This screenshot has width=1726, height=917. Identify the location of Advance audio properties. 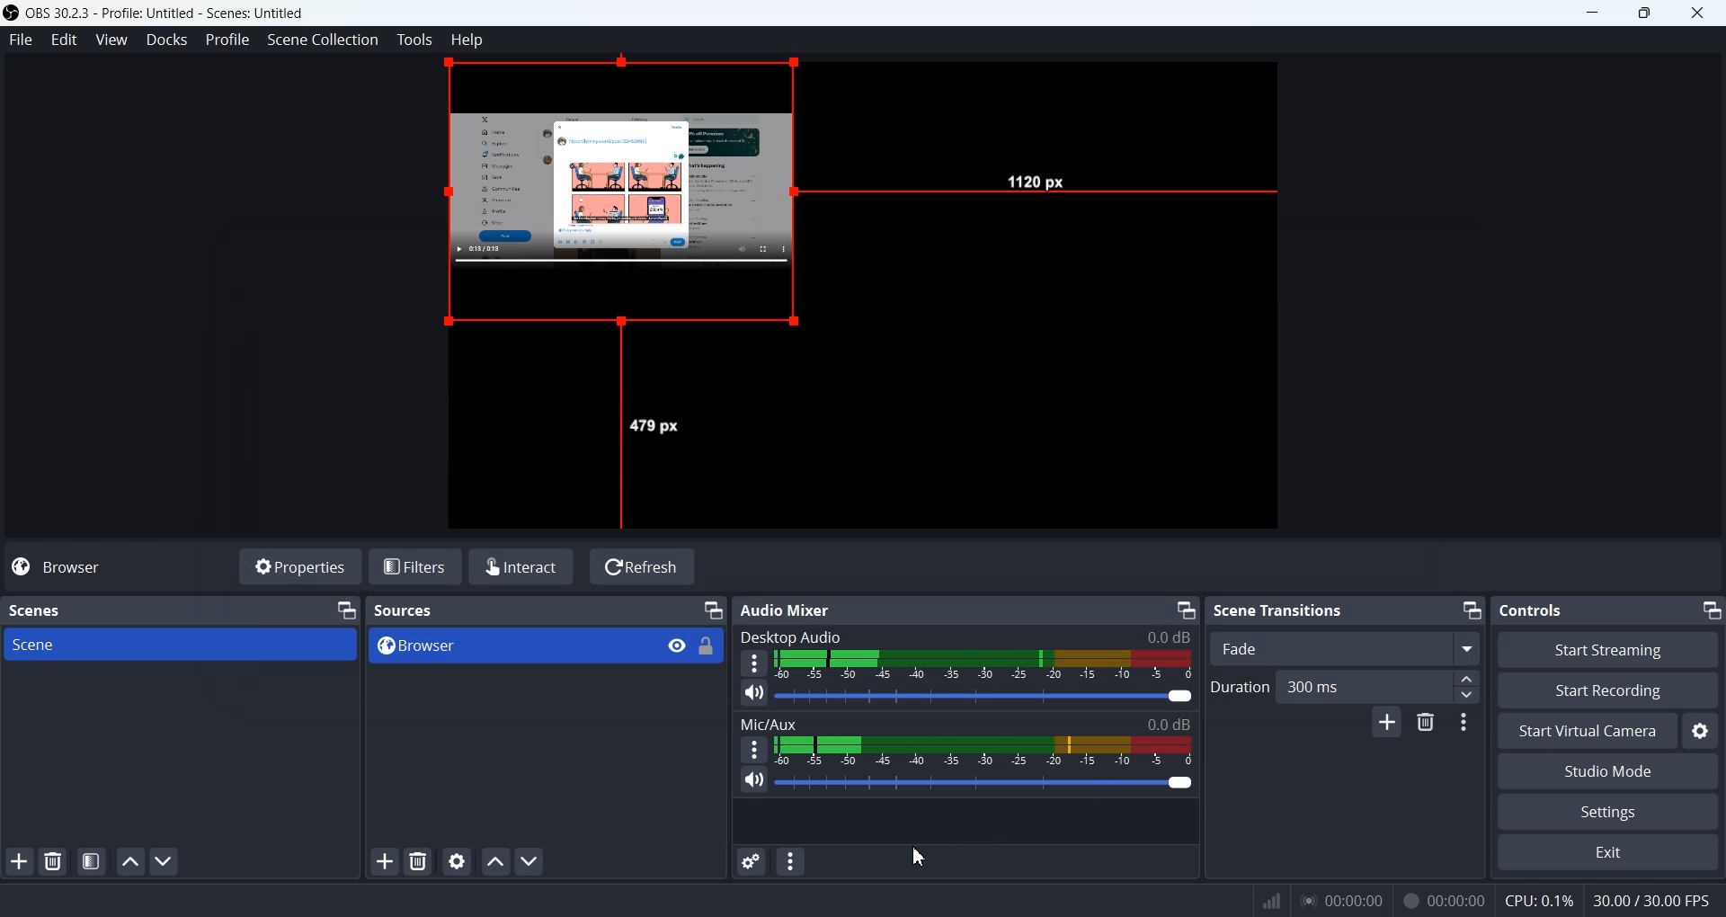
(749, 861).